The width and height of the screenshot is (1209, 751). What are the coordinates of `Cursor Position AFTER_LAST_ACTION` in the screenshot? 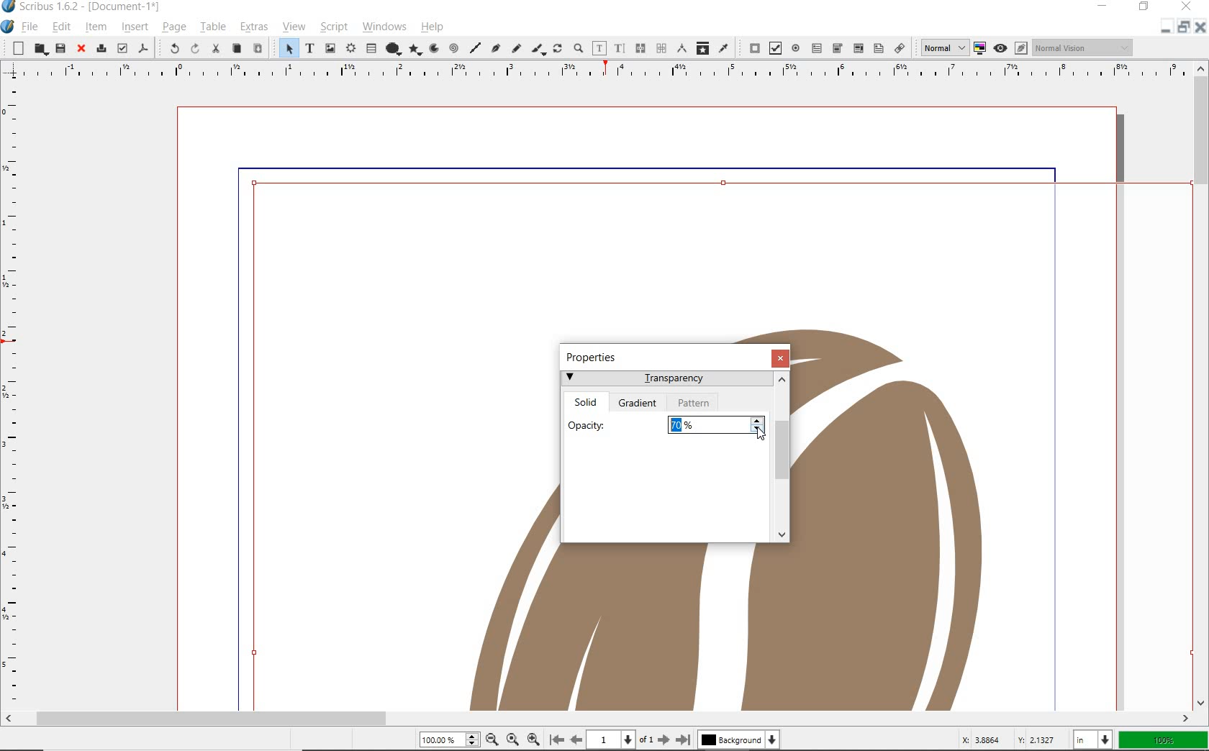 It's located at (760, 435).